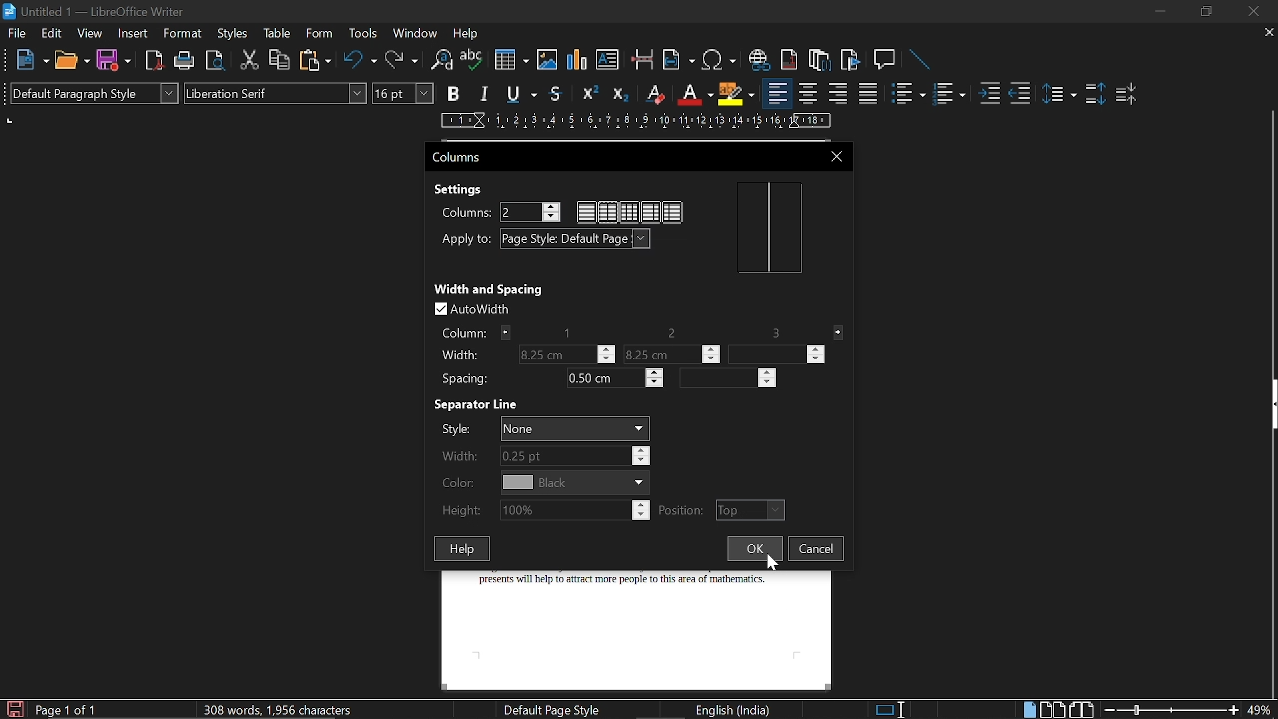  What do you see at coordinates (544, 428) in the screenshot?
I see `Style` at bounding box center [544, 428].